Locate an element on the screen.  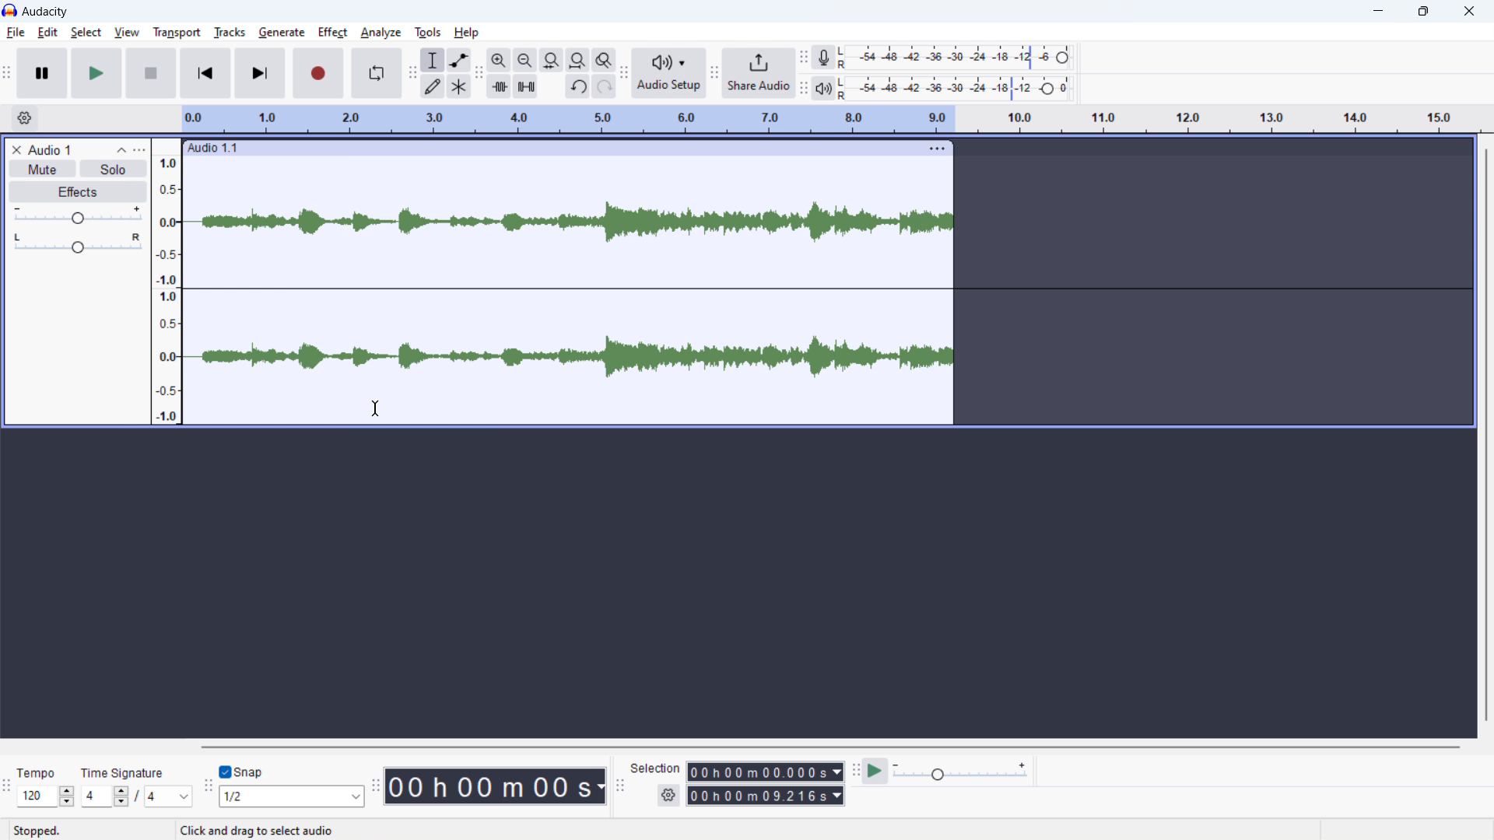
share audio toolbar is located at coordinates (714, 75).